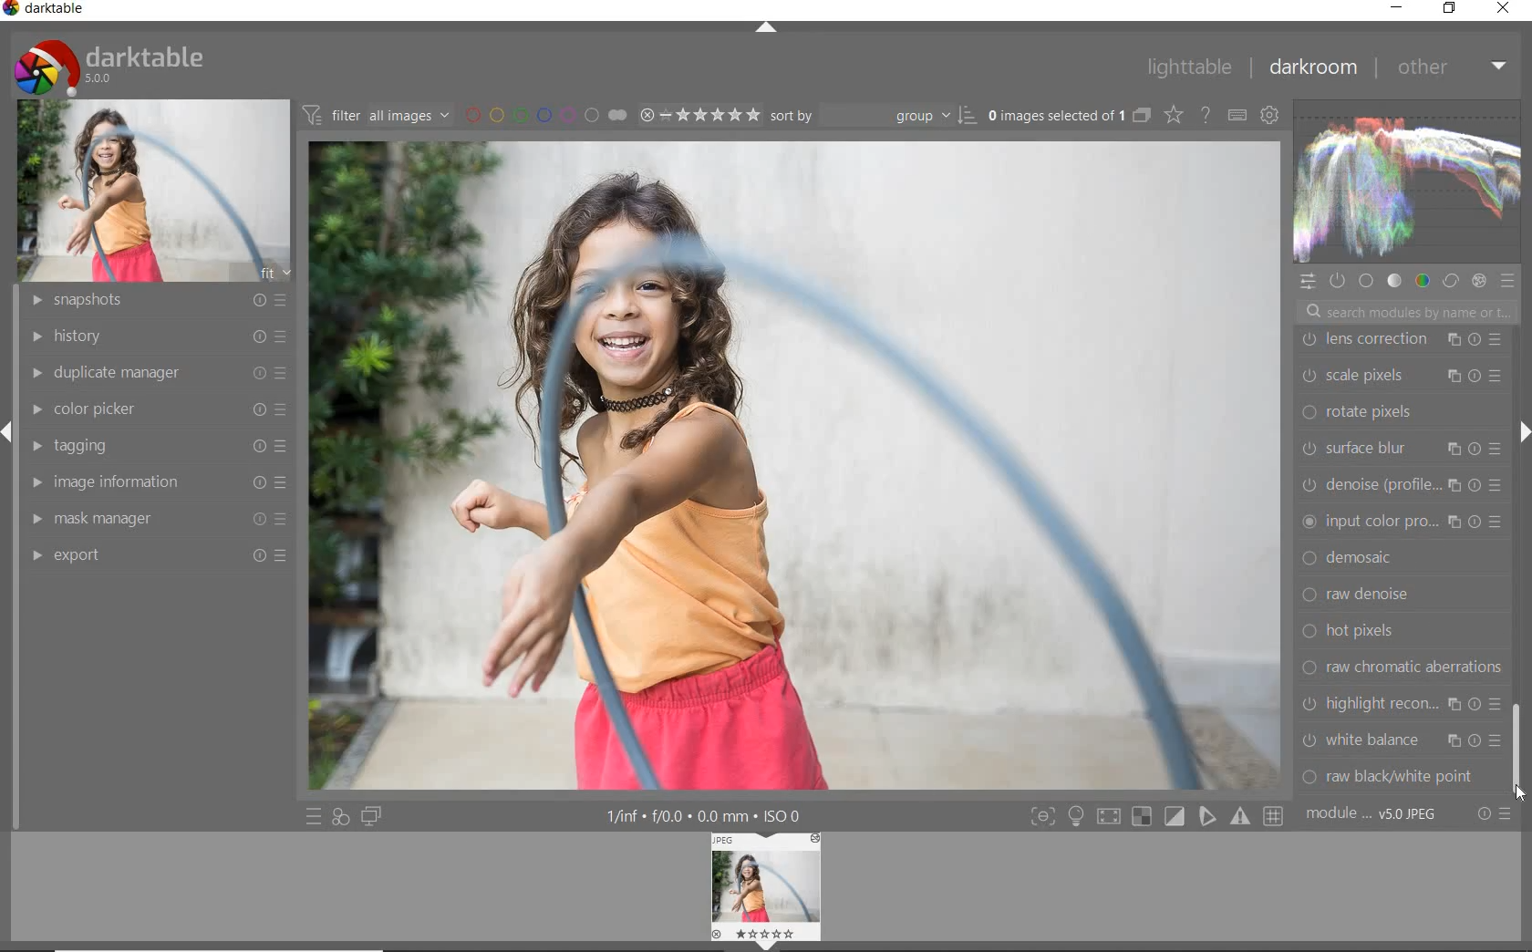 The height and width of the screenshot is (952, 1532). What do you see at coordinates (1510, 285) in the screenshot?
I see `preset` at bounding box center [1510, 285].